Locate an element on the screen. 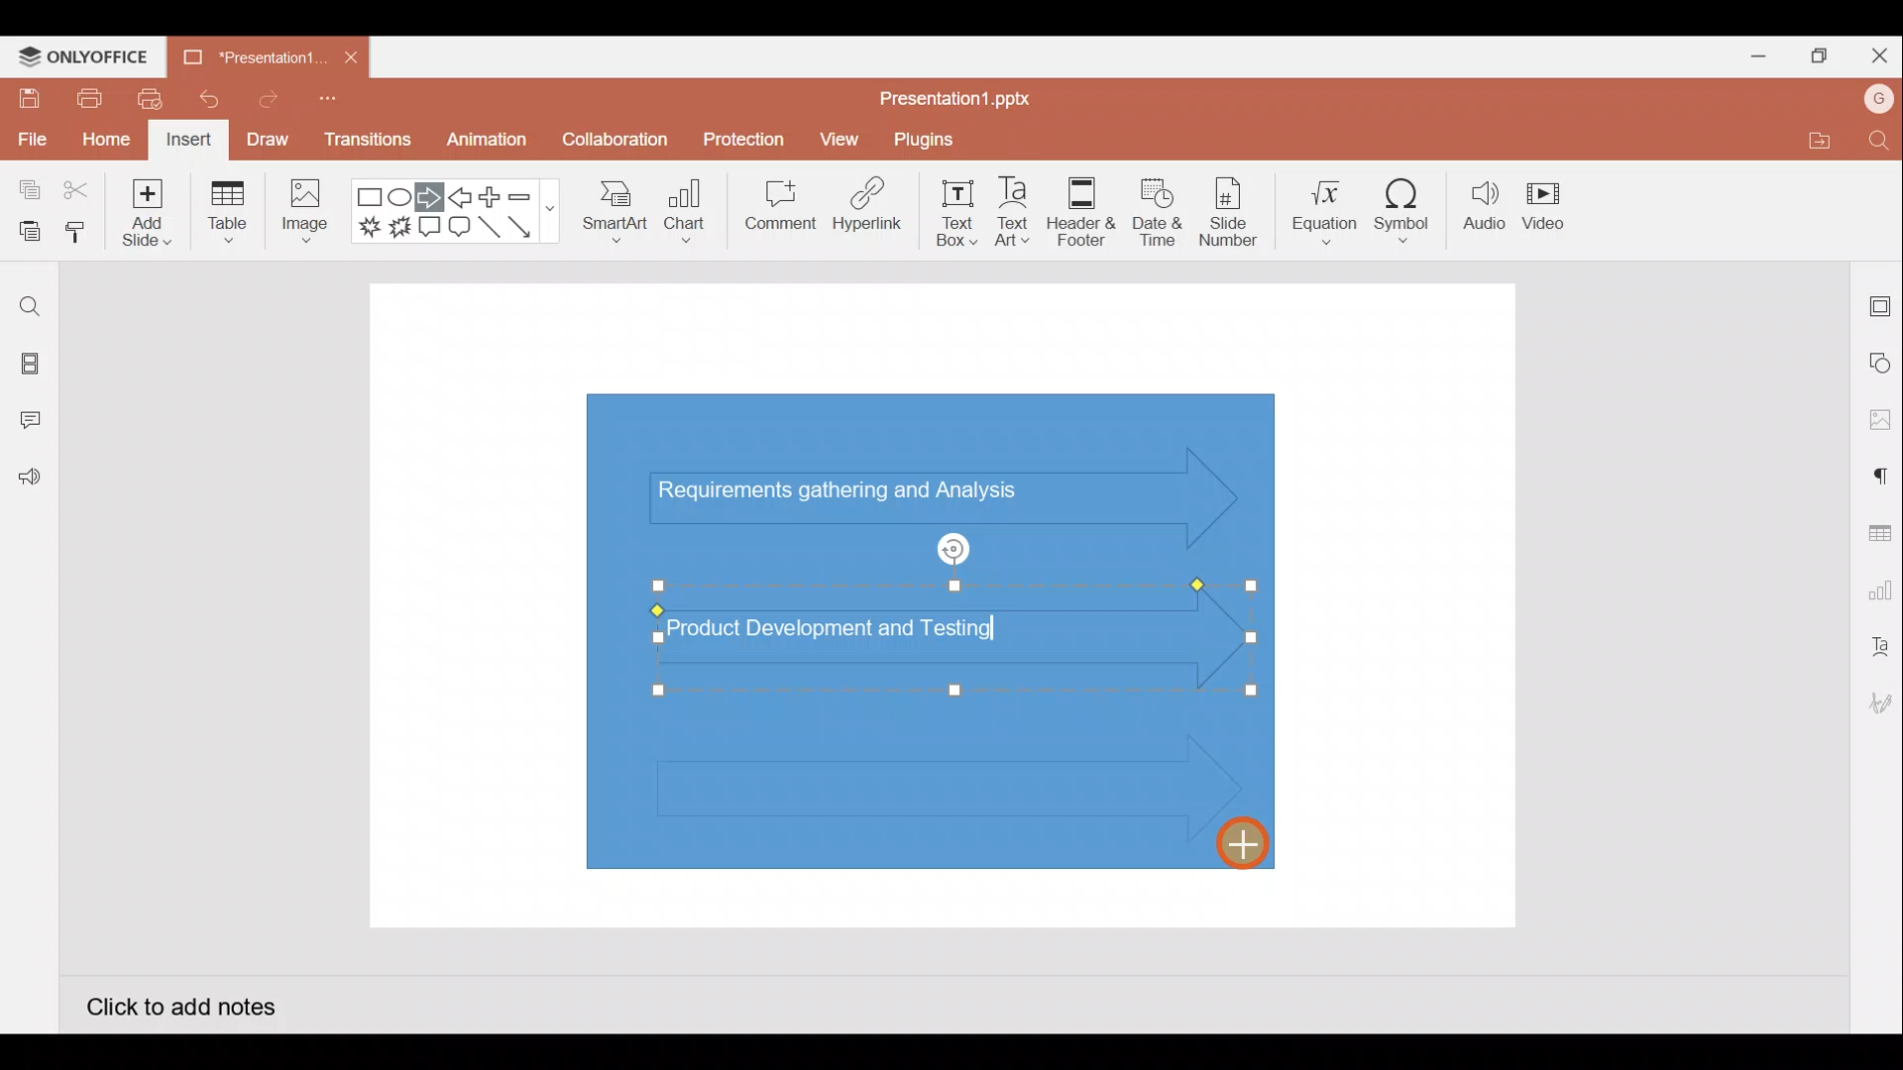  Slide number is located at coordinates (1227, 212).